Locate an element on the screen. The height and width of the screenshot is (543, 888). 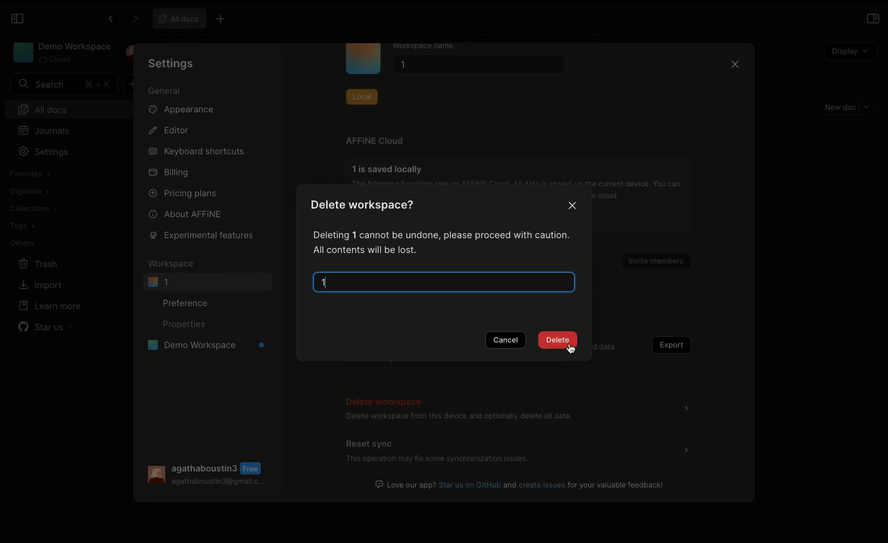
New doc is located at coordinates (849, 107).